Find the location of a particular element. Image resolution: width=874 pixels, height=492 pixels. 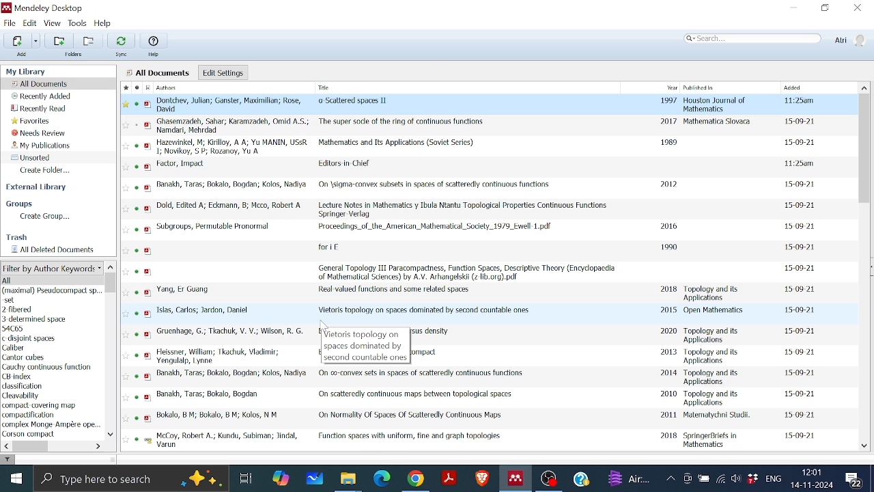

Tools is located at coordinates (78, 23).